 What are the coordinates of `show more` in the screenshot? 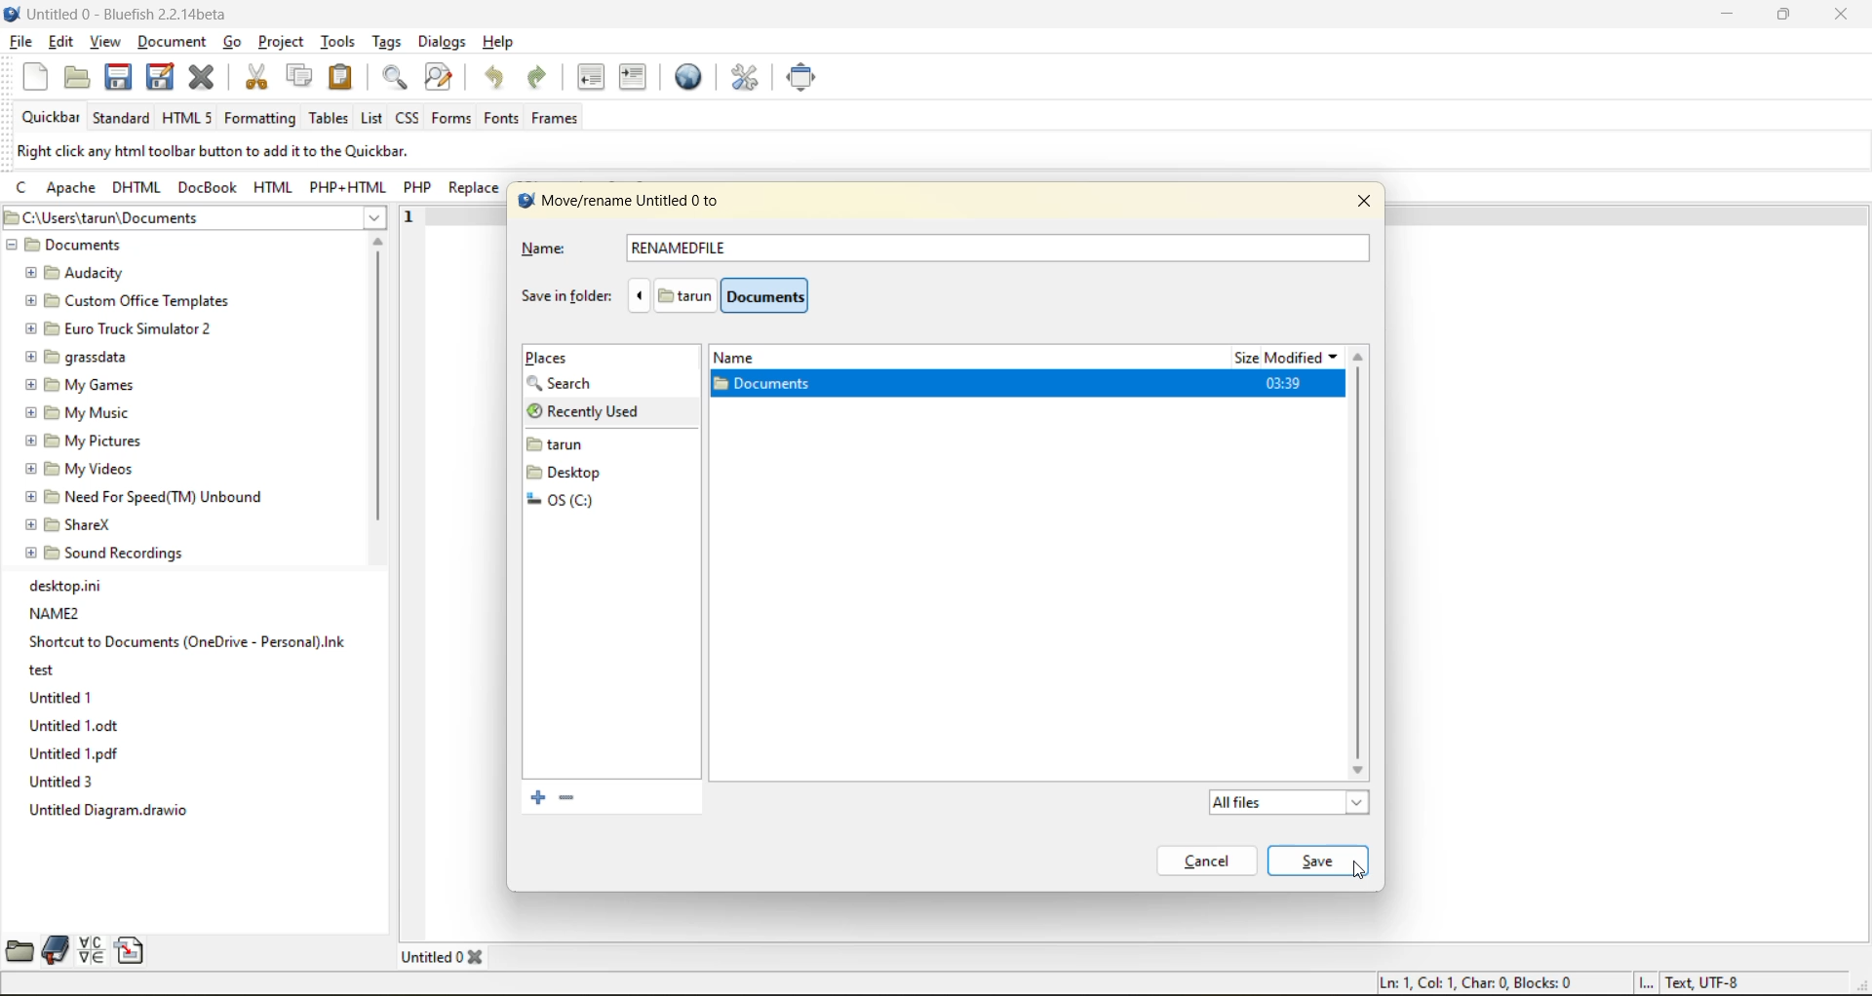 It's located at (378, 216).